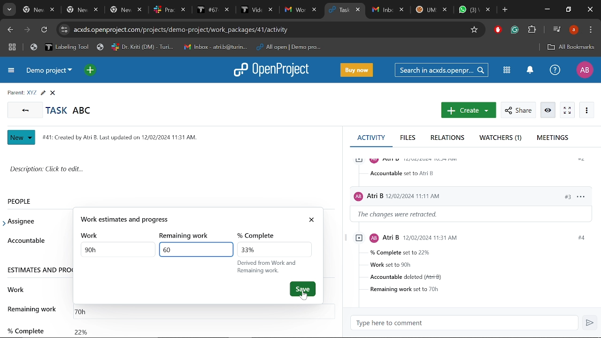  I want to click on Edit, so click(43, 93).